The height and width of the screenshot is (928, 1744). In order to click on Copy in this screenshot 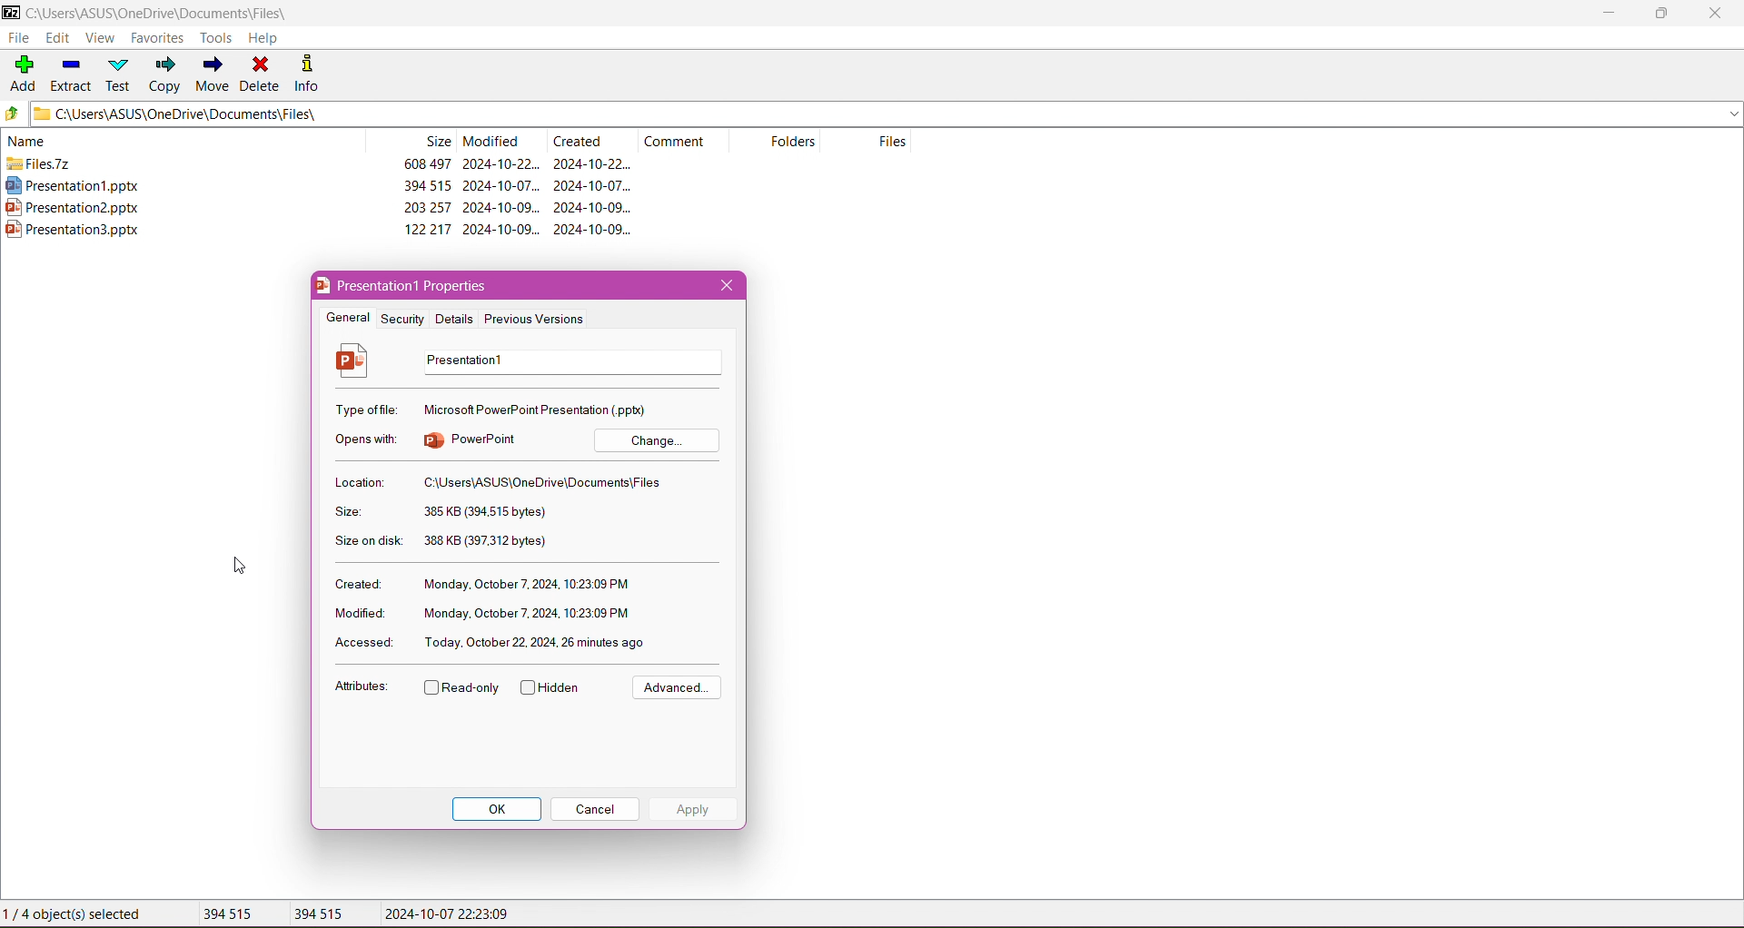, I will do `click(166, 74)`.